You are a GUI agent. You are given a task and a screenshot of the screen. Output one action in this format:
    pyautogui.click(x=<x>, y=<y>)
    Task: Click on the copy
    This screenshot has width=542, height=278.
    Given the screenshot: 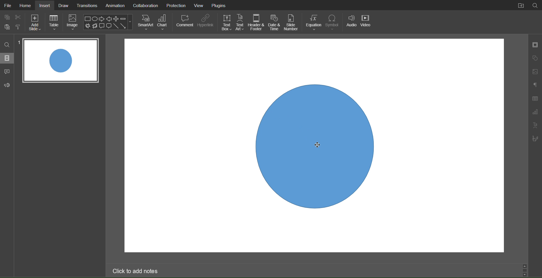 What is the action you would take?
    pyautogui.click(x=8, y=28)
    